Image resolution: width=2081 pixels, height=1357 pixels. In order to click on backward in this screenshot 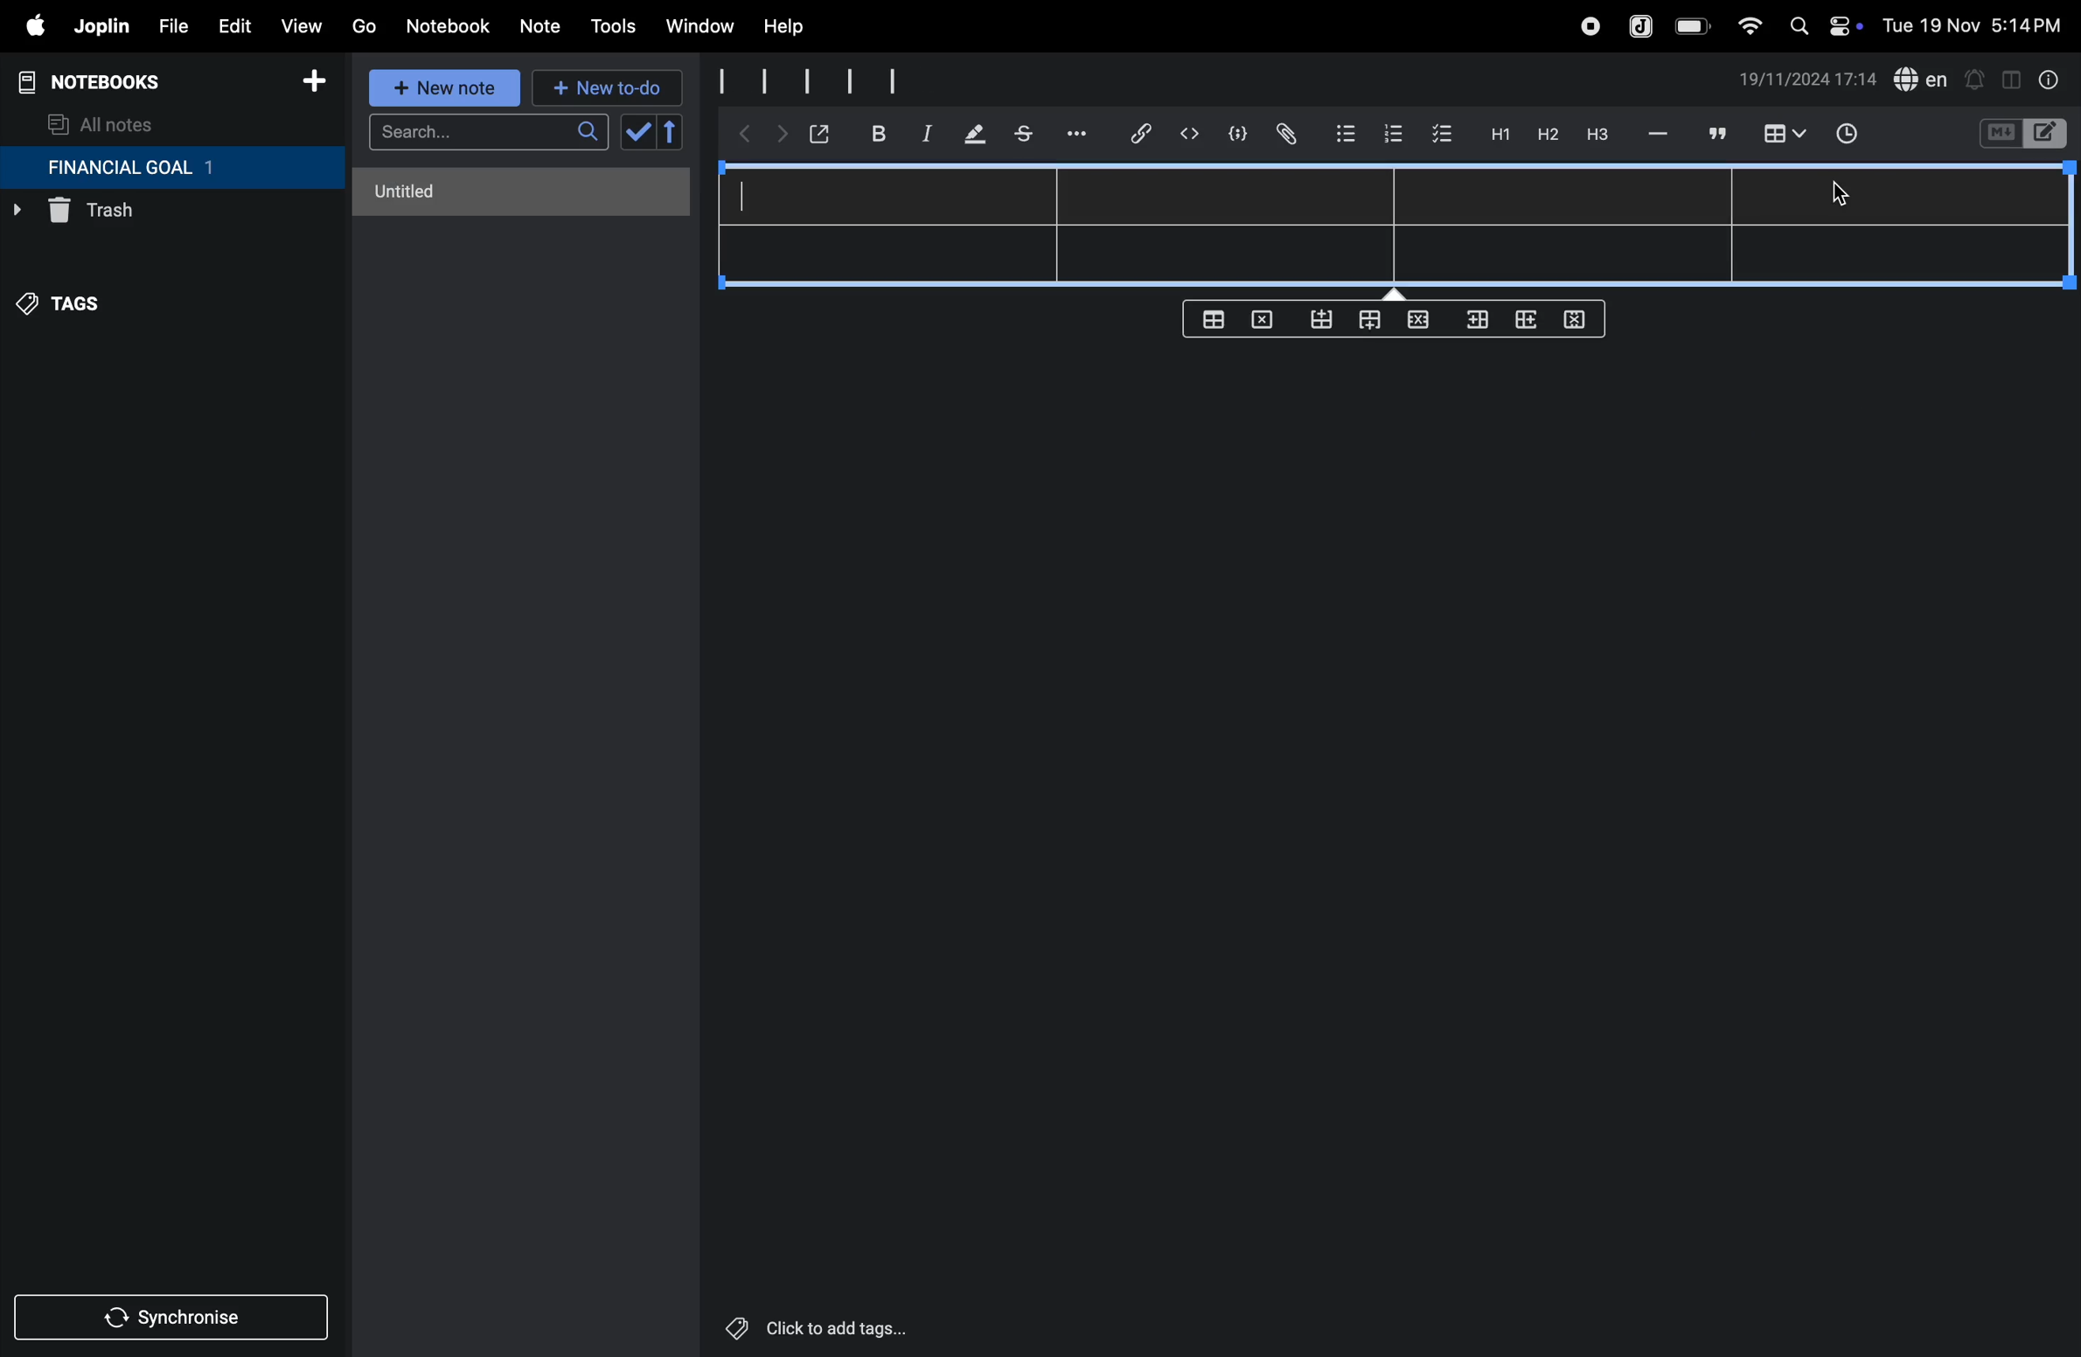, I will do `click(739, 136)`.